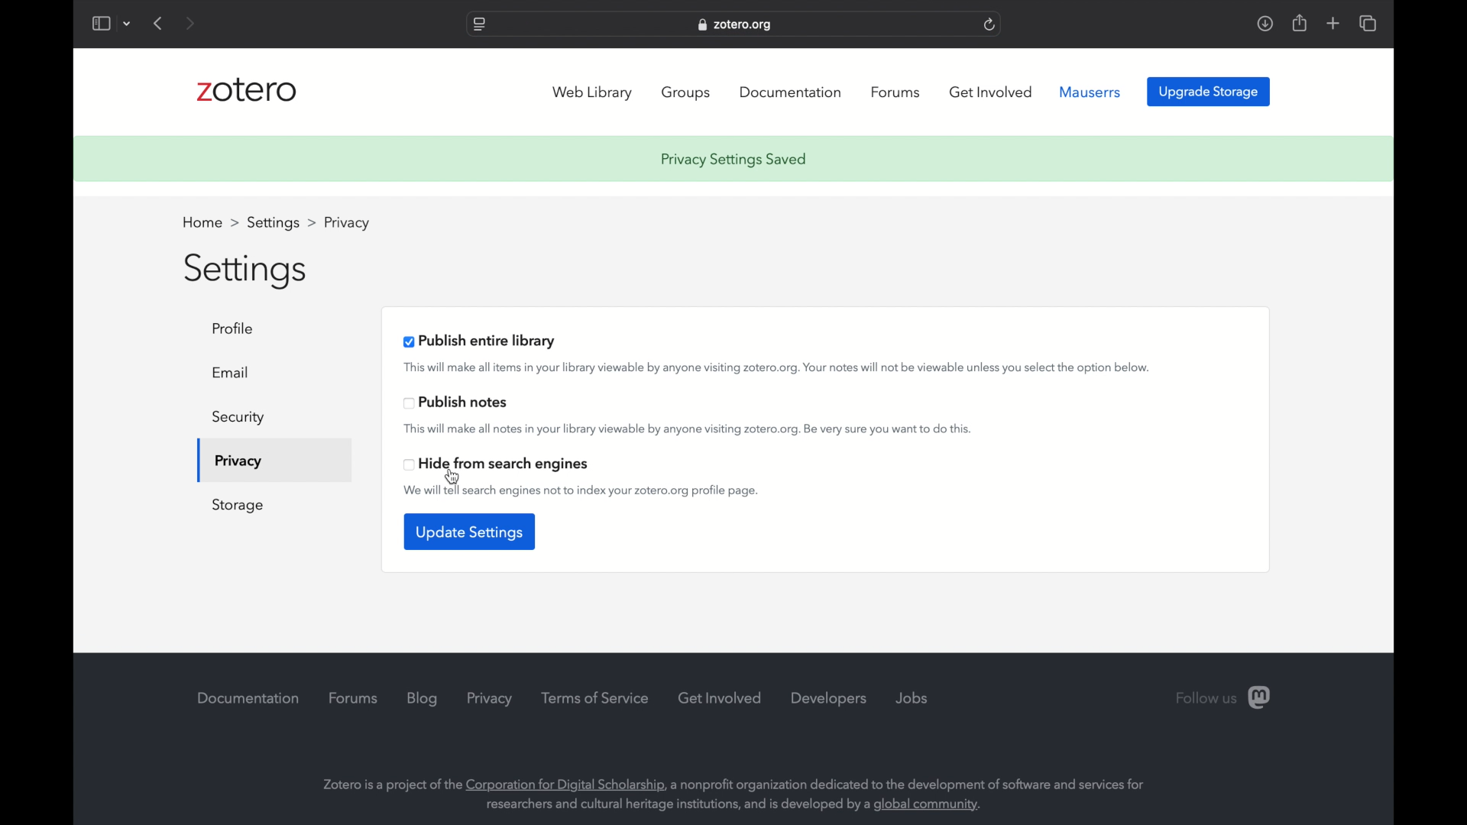 This screenshot has width=1467, height=825. What do you see at coordinates (354, 696) in the screenshot?
I see `forums` at bounding box center [354, 696].